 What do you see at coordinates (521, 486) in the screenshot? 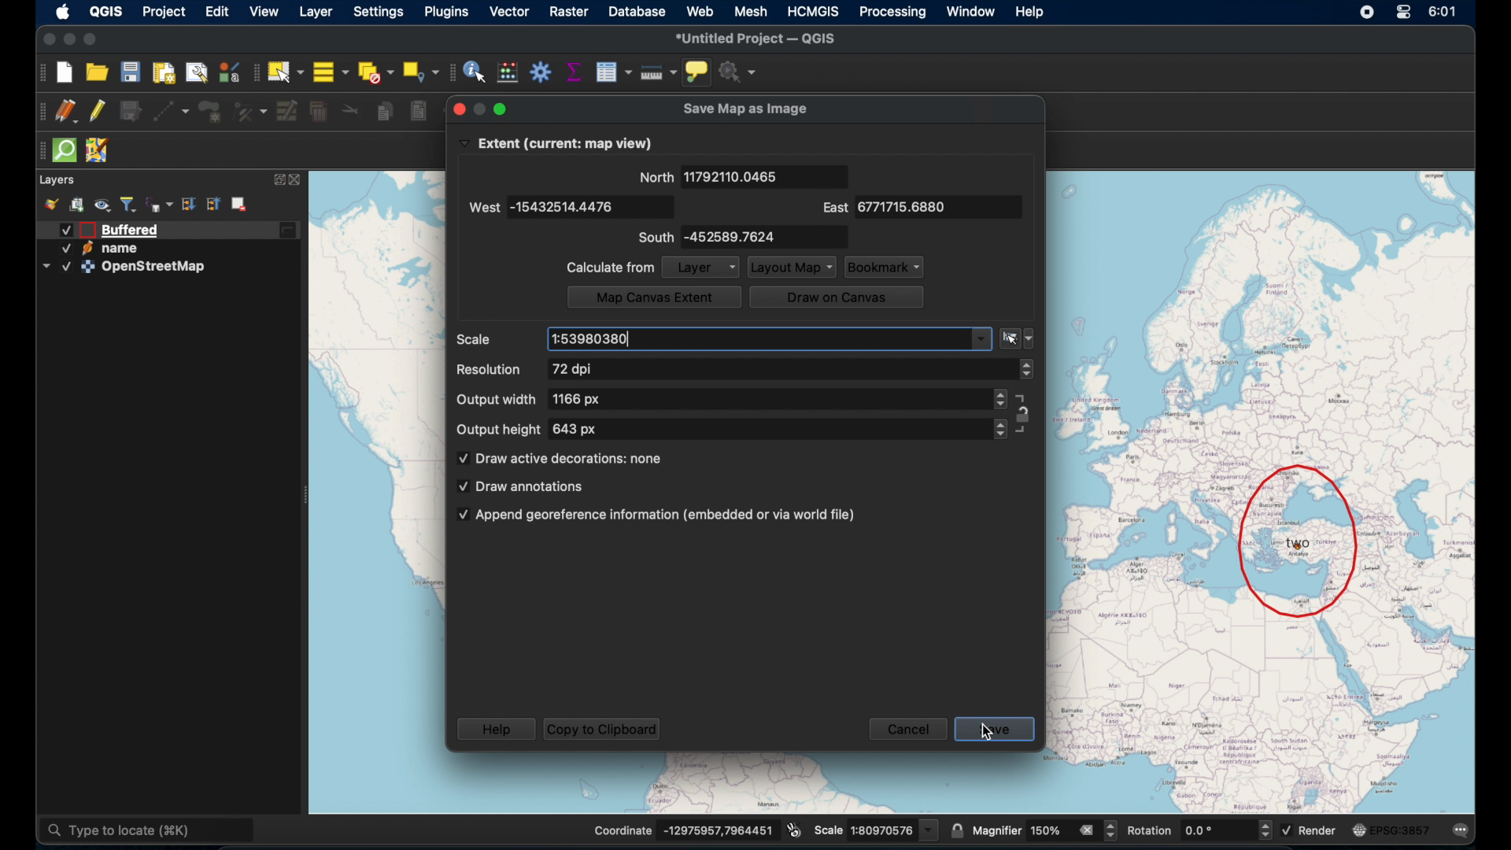
I see `draw annotations` at bounding box center [521, 486].